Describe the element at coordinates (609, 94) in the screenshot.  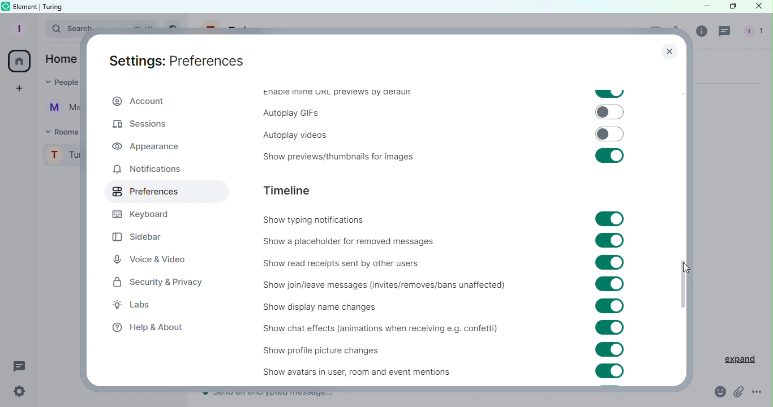
I see `Toggle` at that location.